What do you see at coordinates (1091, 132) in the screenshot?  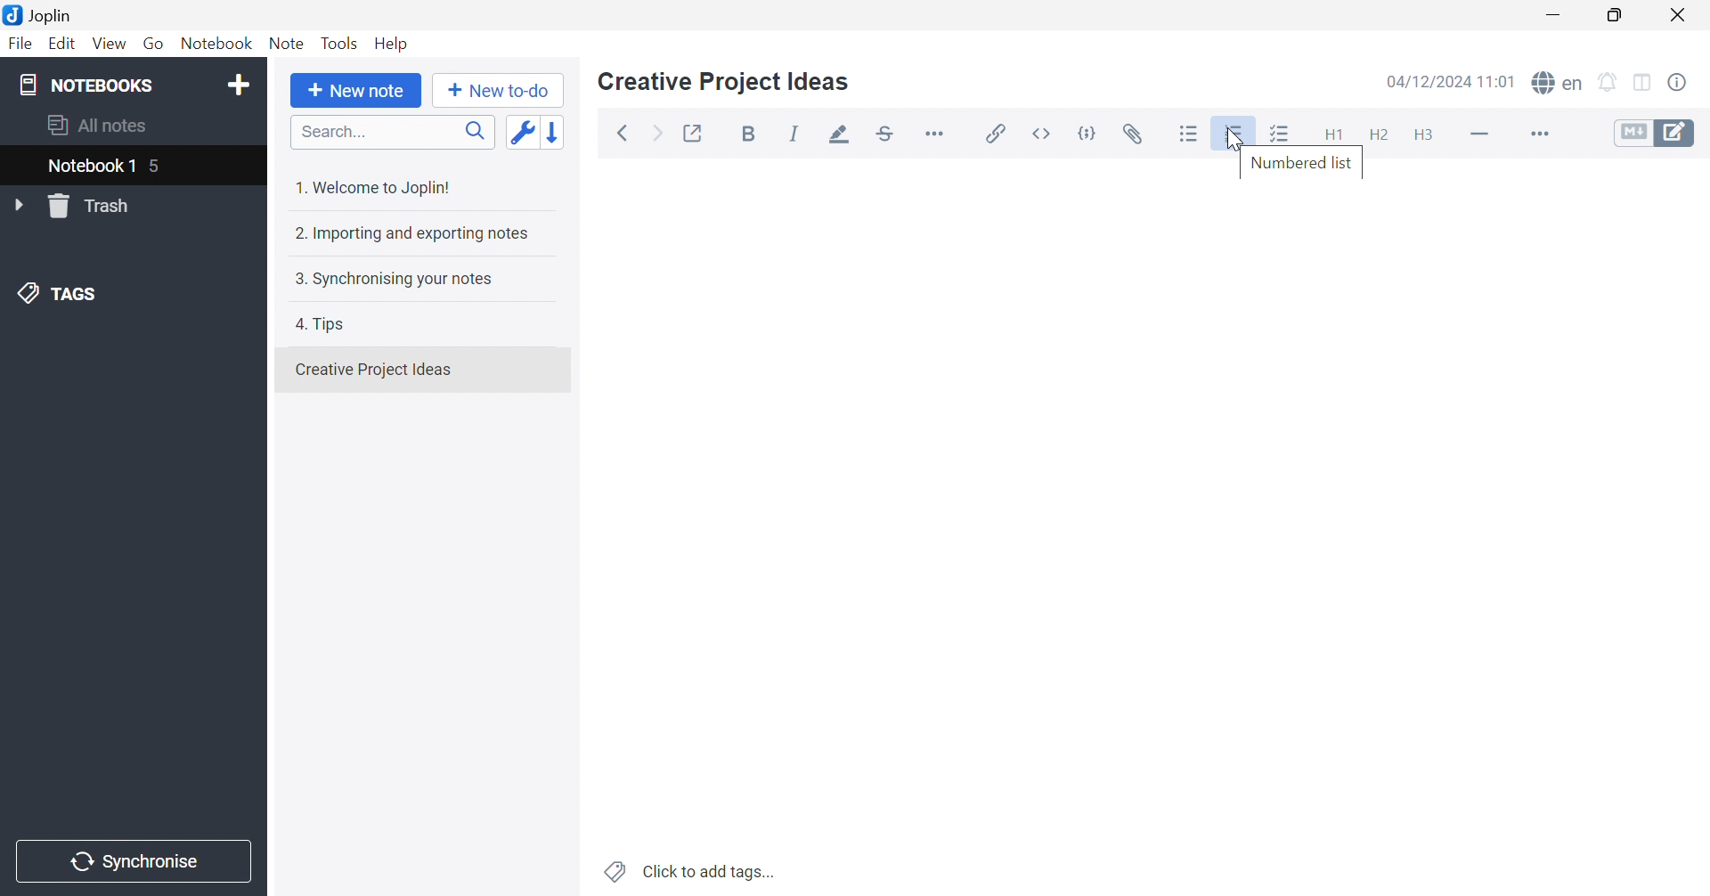 I see `Code` at bounding box center [1091, 132].